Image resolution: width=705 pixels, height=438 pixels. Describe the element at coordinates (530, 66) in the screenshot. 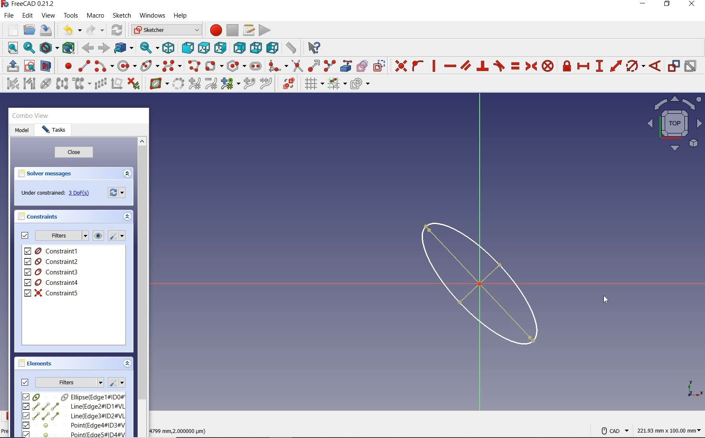

I see `constrain symmetrical` at that location.